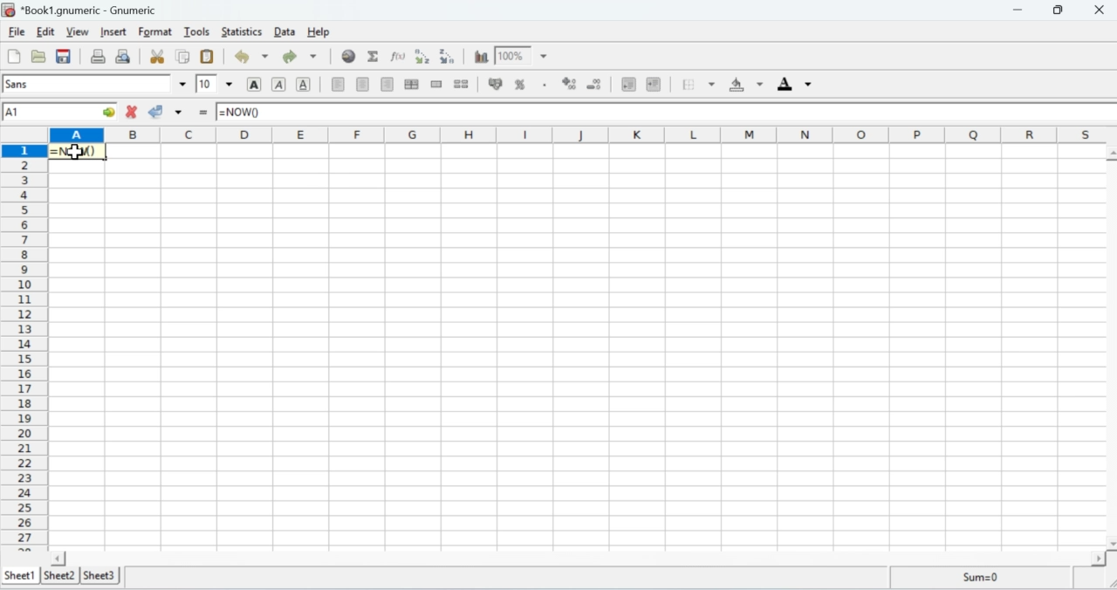 This screenshot has height=590, width=1117. What do you see at coordinates (215, 83) in the screenshot?
I see `Font Size 10` at bounding box center [215, 83].